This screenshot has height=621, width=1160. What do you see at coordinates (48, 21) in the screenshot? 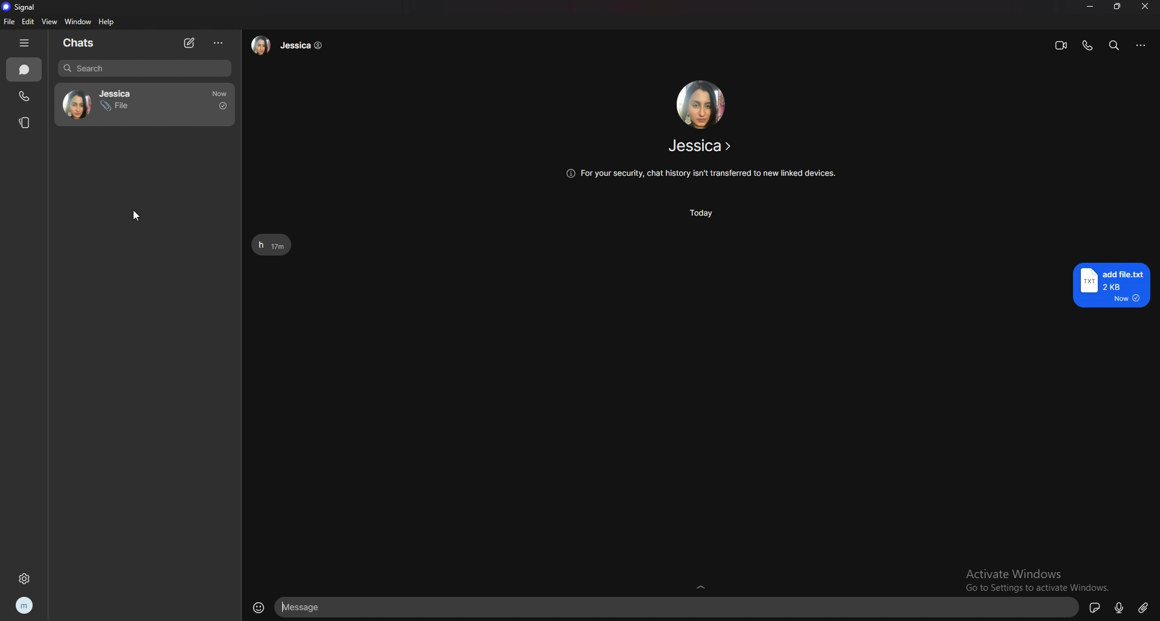
I see `view` at bounding box center [48, 21].